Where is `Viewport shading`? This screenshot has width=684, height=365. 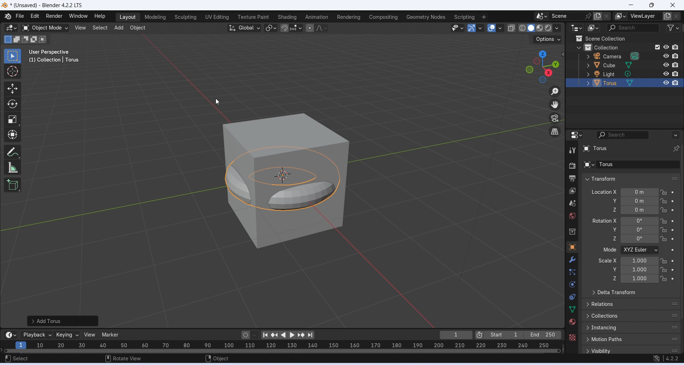 Viewport shading is located at coordinates (535, 28).